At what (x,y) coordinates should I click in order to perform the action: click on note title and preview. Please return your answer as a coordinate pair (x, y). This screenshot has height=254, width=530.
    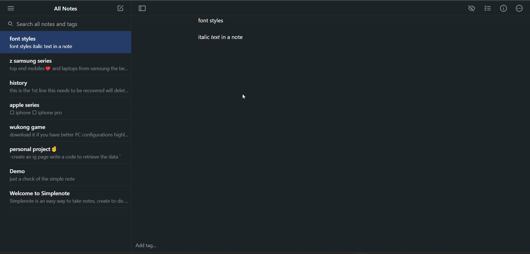
    Looking at the image, I should click on (49, 174).